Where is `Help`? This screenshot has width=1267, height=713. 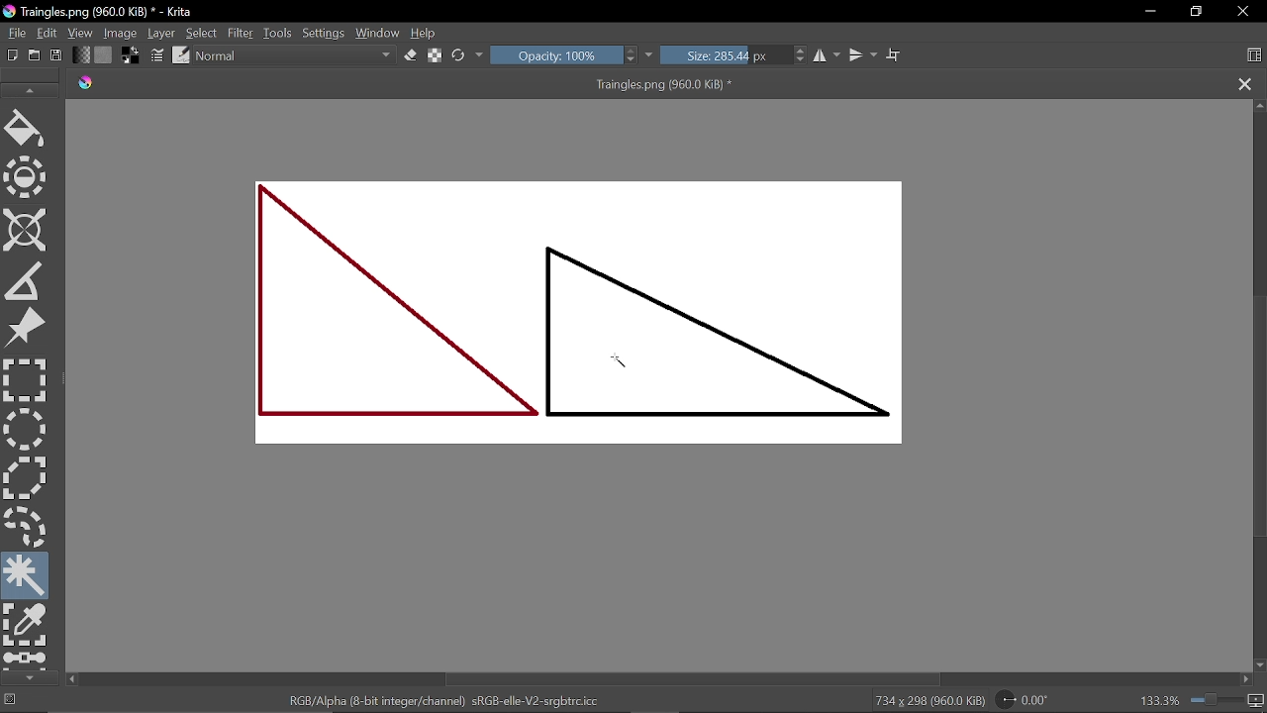
Help is located at coordinates (426, 31).